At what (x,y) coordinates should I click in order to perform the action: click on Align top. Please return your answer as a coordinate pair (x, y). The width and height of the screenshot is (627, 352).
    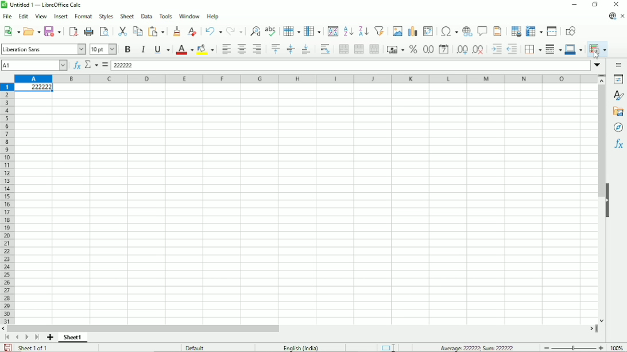
    Looking at the image, I should click on (275, 49).